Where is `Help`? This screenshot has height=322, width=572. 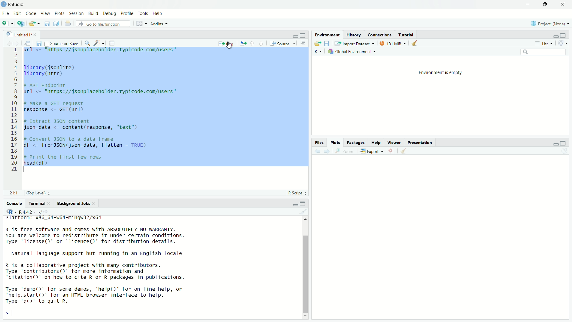 Help is located at coordinates (158, 14).